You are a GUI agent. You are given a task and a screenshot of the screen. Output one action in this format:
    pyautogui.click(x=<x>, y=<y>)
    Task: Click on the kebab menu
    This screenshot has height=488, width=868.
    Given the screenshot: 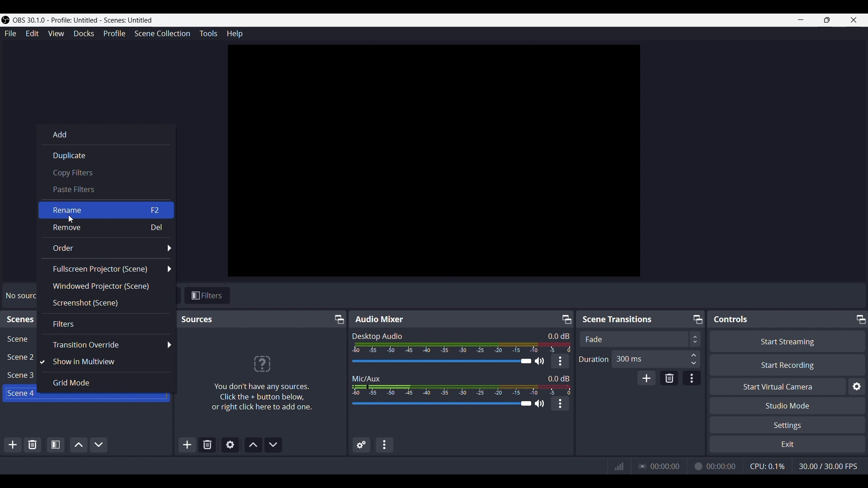 What is the action you would take?
    pyautogui.click(x=561, y=361)
    